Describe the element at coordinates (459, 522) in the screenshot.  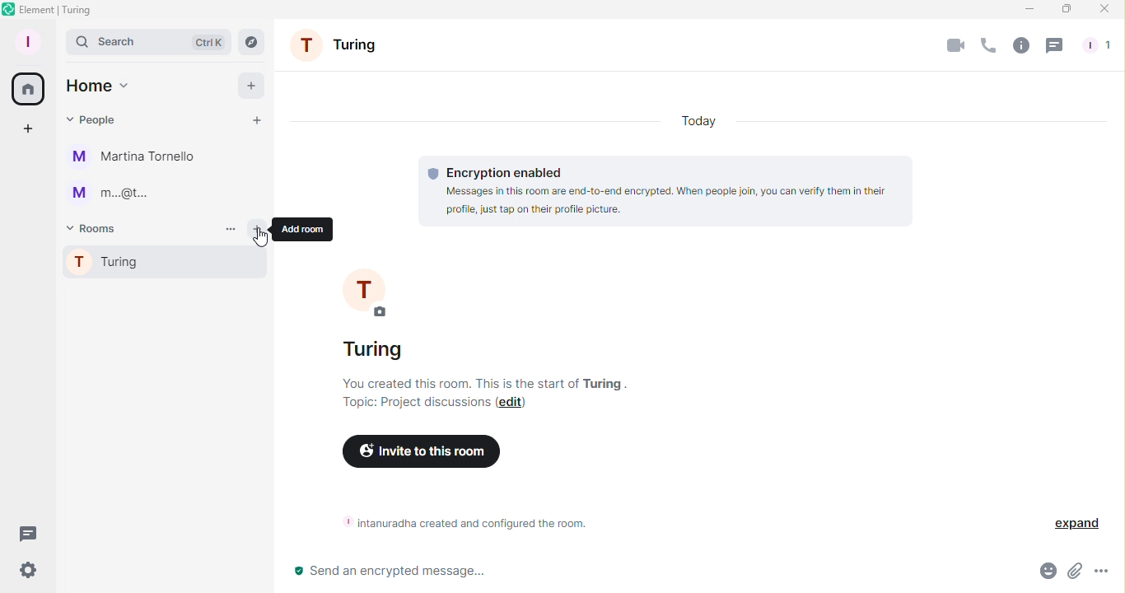
I see `Information` at that location.